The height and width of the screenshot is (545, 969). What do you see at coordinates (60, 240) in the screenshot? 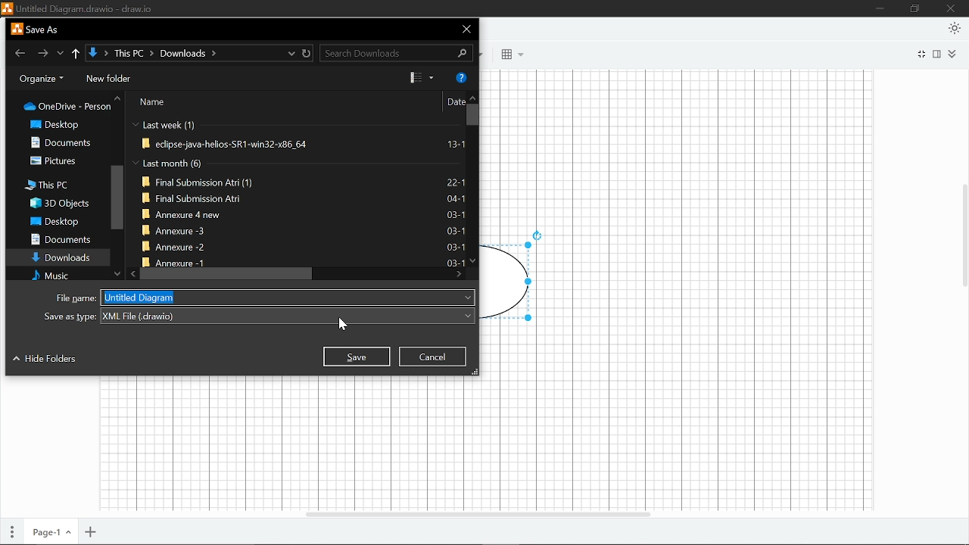
I see `Documents` at bounding box center [60, 240].